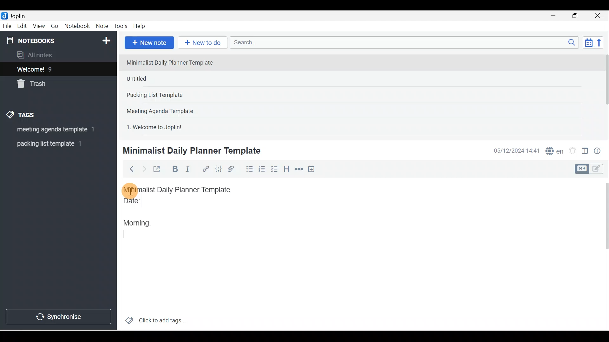 Image resolution: width=609 pixels, height=342 pixels. Describe the element at coordinates (274, 169) in the screenshot. I see `Checkbox` at that location.